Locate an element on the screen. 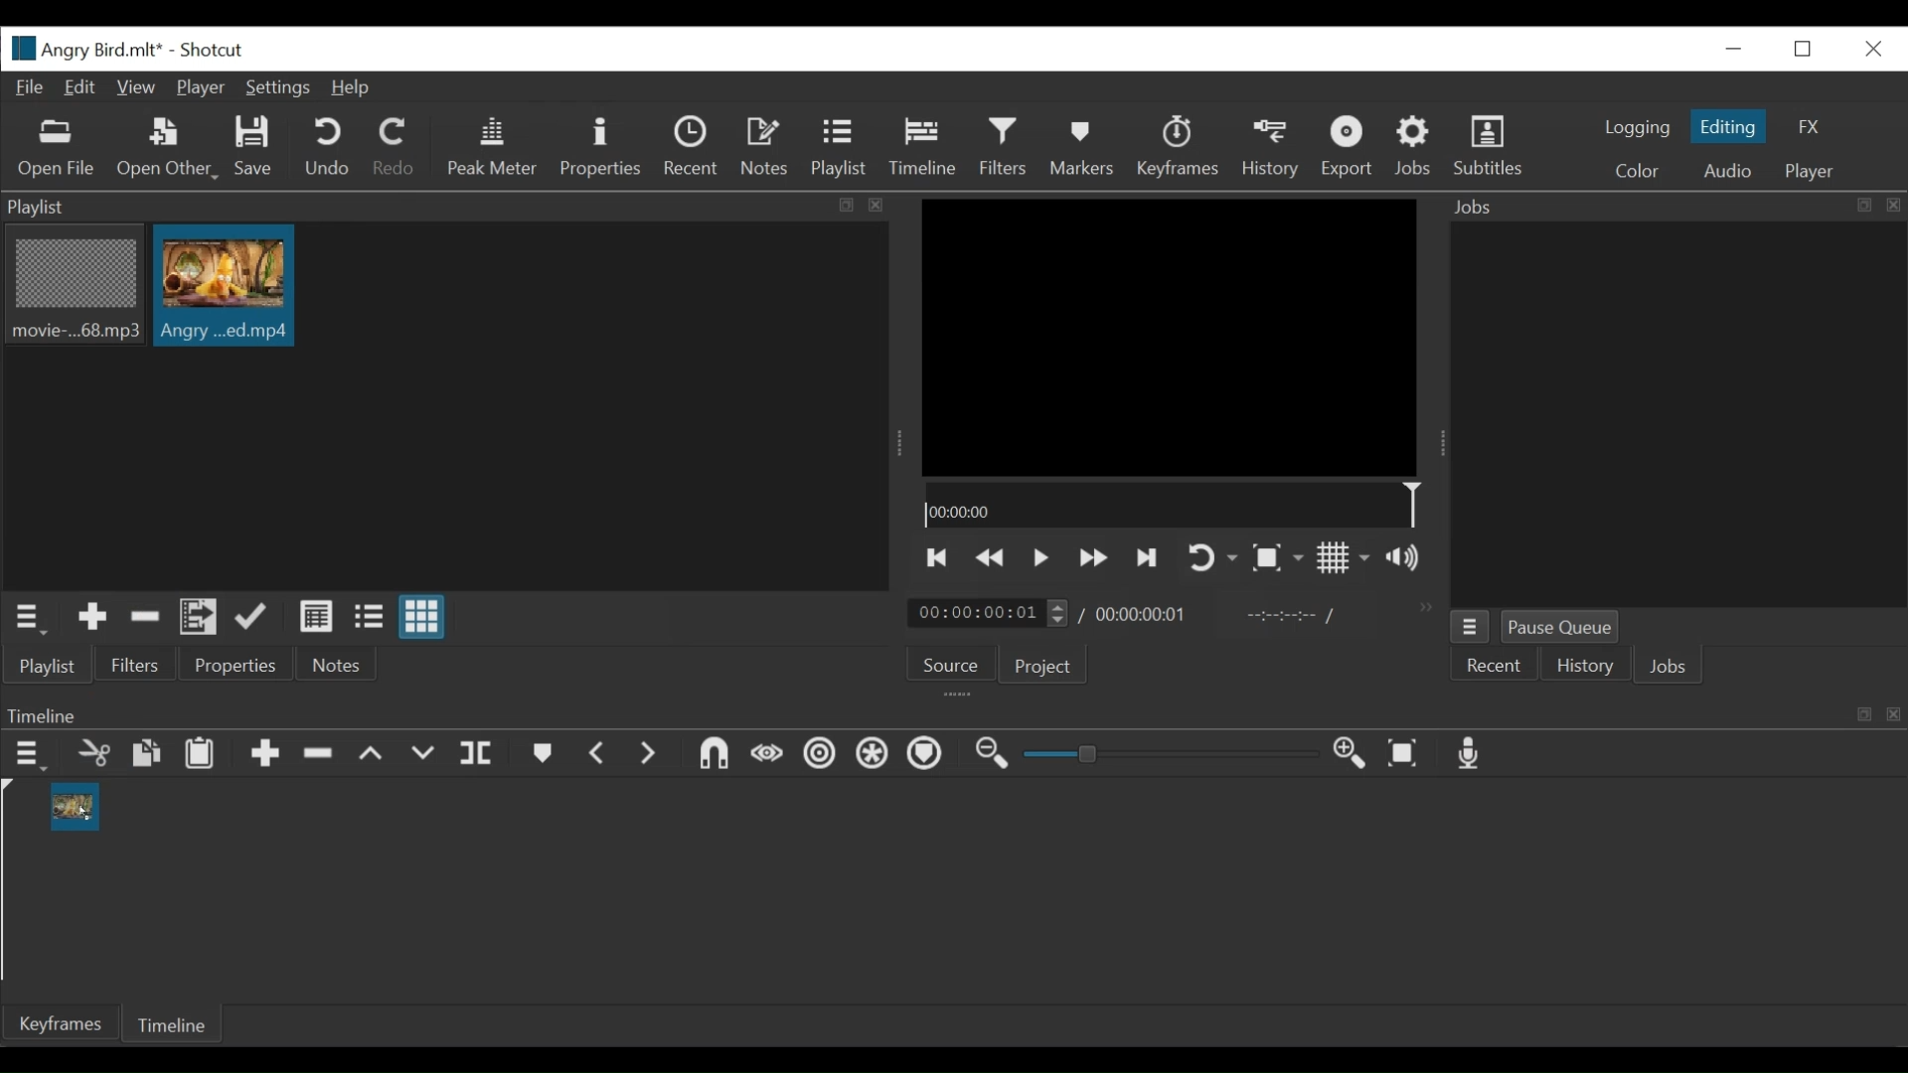  Undo is located at coordinates (326, 148).